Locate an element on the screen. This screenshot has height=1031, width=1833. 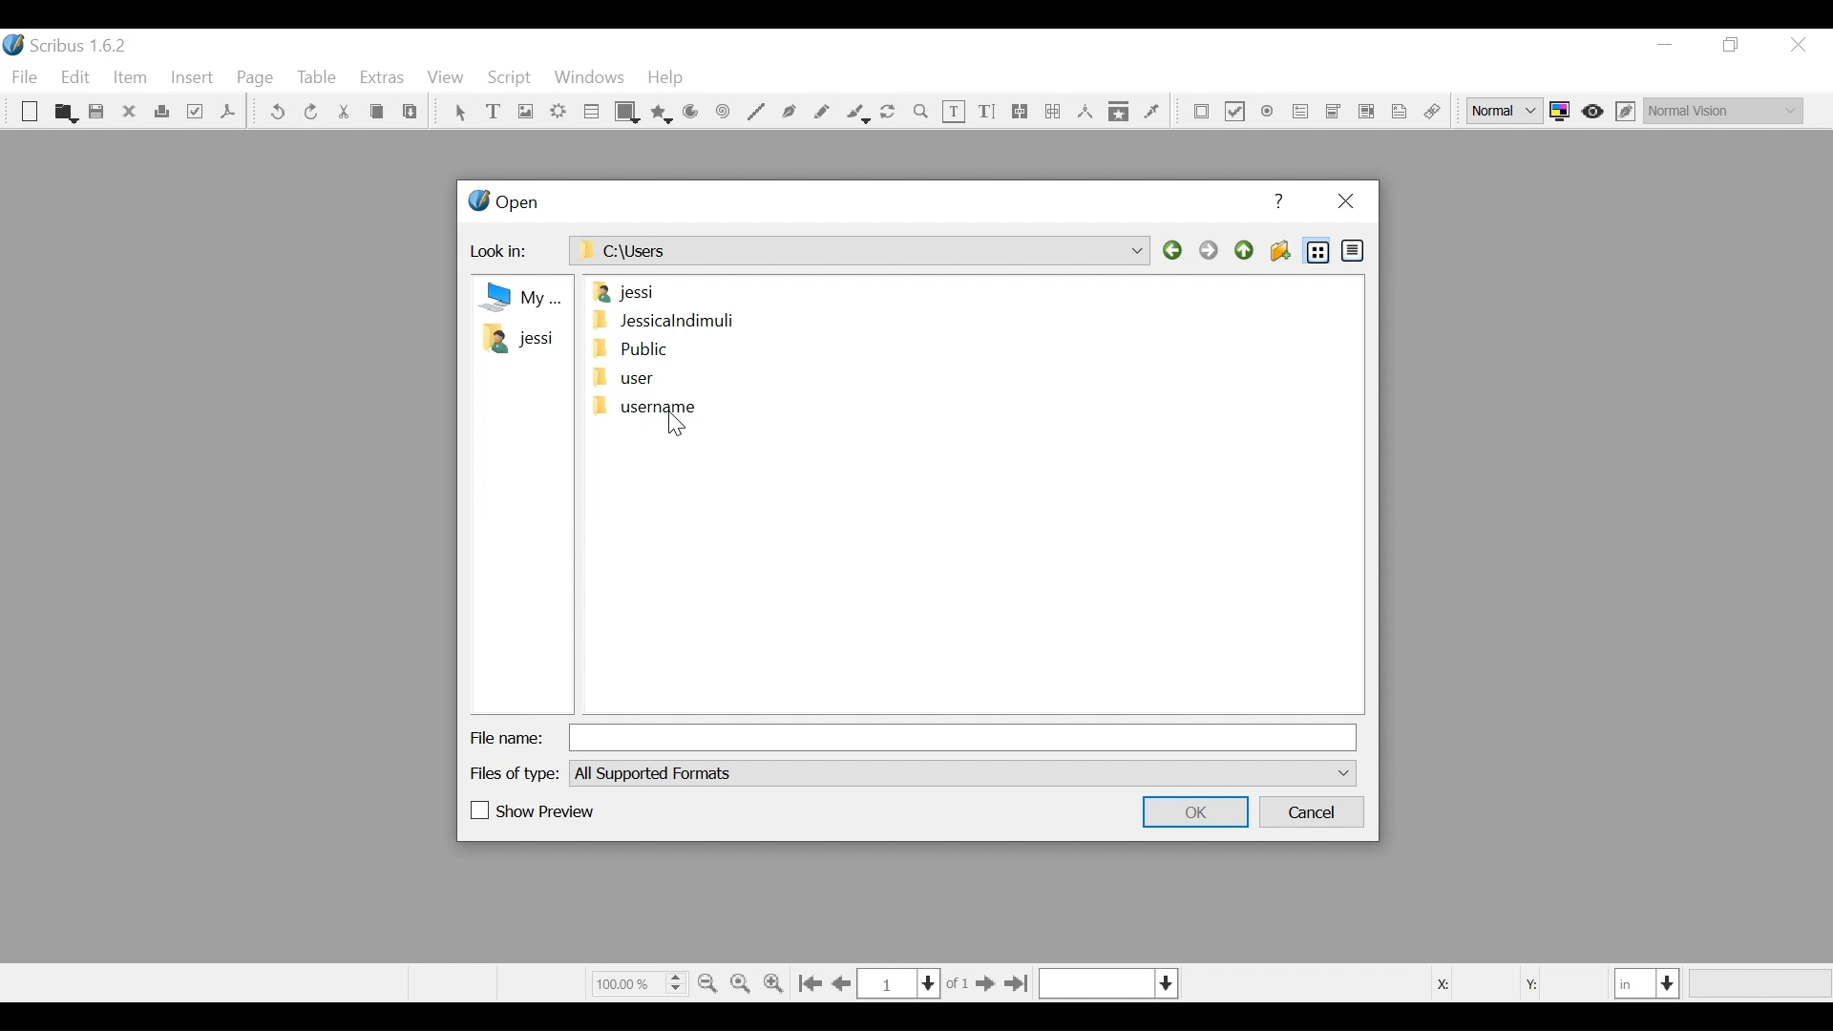
Close is located at coordinates (131, 112).